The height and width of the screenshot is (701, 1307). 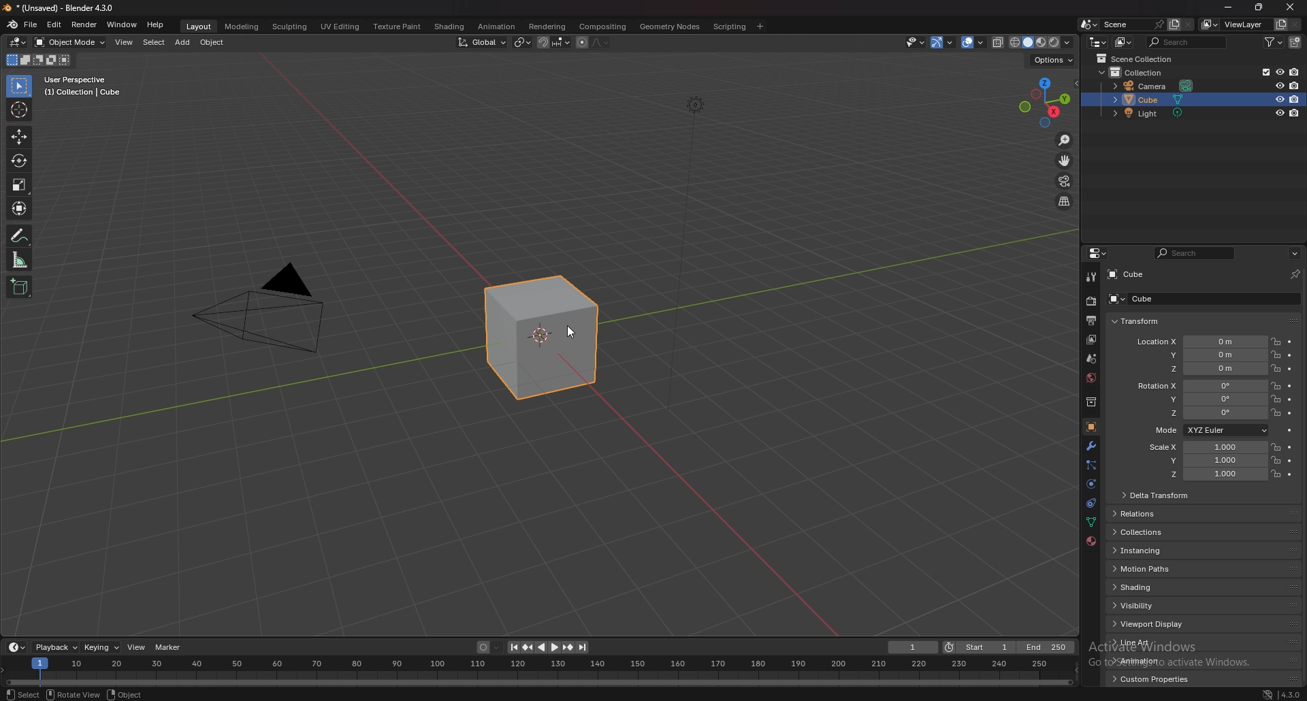 I want to click on proportional editing objects, so click(x=593, y=43).